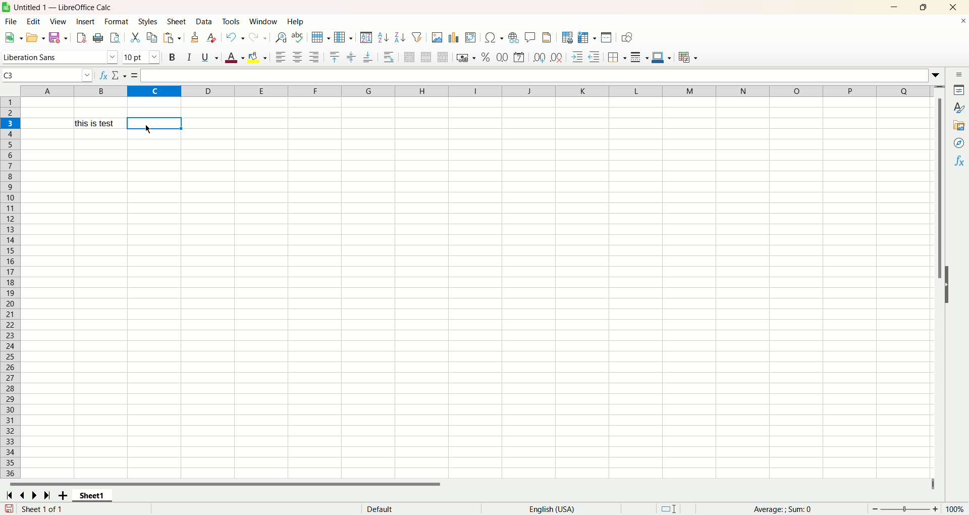 The height and width of the screenshot is (515, 969). Describe the element at coordinates (409, 57) in the screenshot. I see `merge and center` at that location.